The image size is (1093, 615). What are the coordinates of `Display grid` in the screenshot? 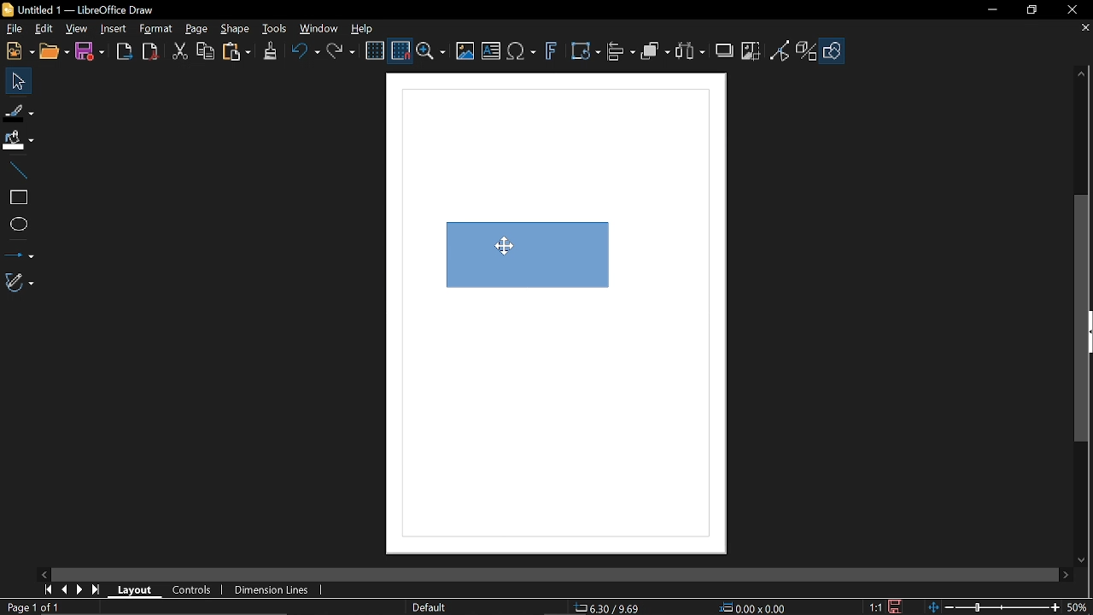 It's located at (375, 52).